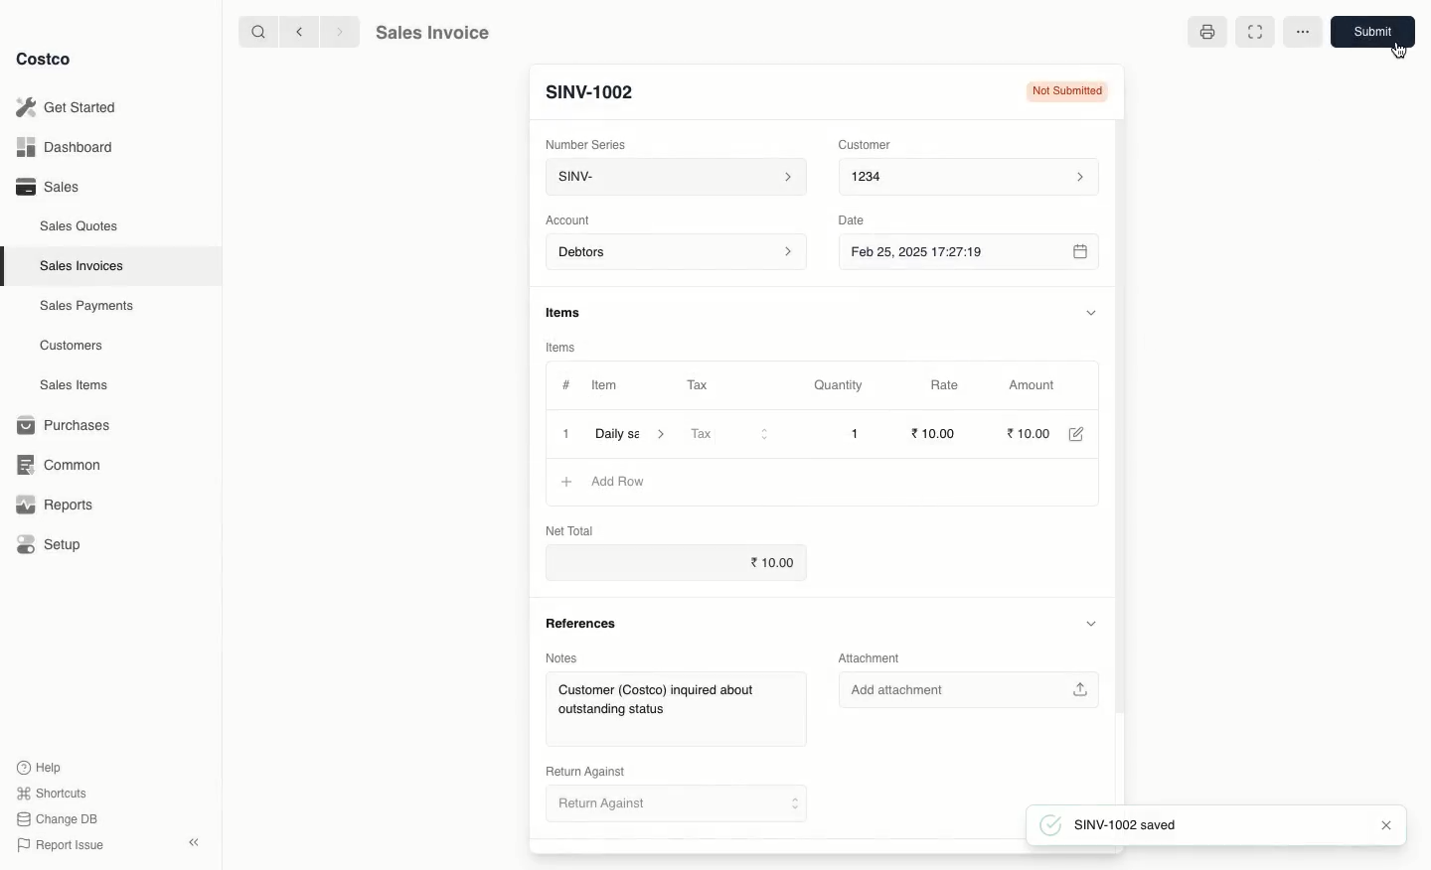 This screenshot has height=870, width=1431. What do you see at coordinates (586, 144) in the screenshot?
I see `Number Series` at bounding box center [586, 144].